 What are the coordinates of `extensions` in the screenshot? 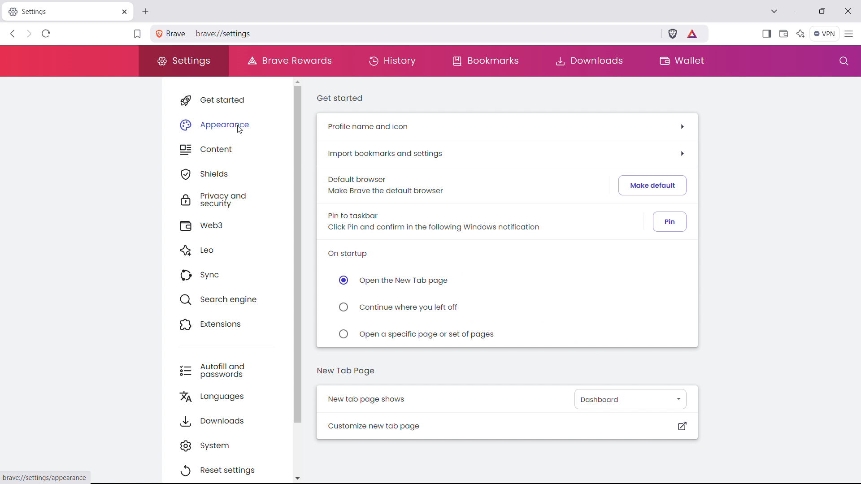 It's located at (228, 323).